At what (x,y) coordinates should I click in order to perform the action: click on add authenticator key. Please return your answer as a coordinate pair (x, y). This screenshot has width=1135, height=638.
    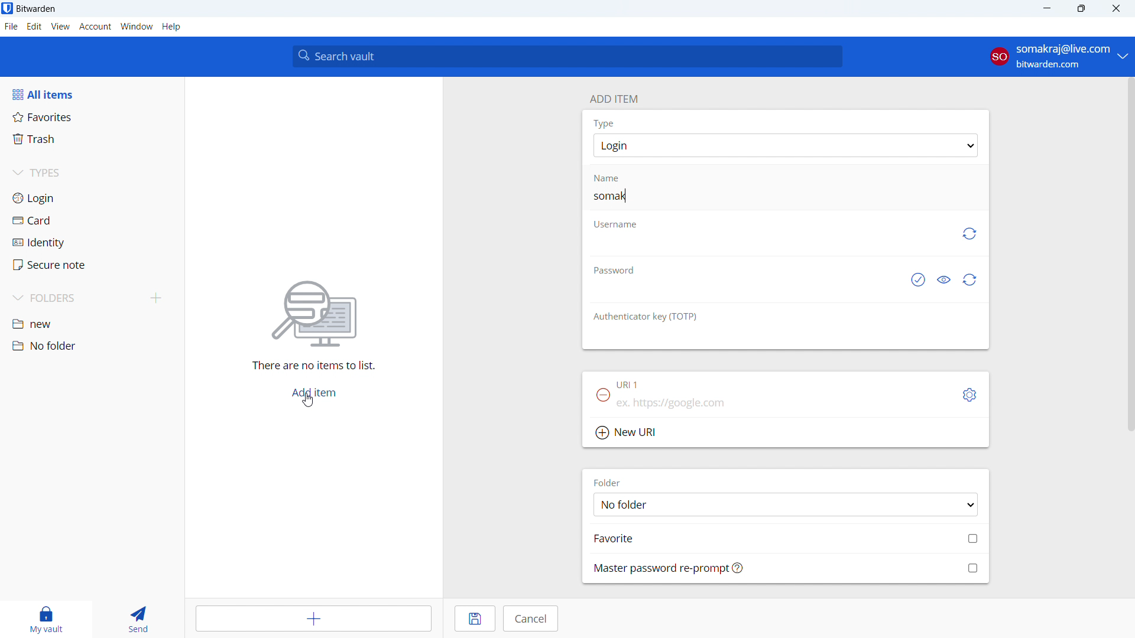
    Looking at the image, I should click on (785, 339).